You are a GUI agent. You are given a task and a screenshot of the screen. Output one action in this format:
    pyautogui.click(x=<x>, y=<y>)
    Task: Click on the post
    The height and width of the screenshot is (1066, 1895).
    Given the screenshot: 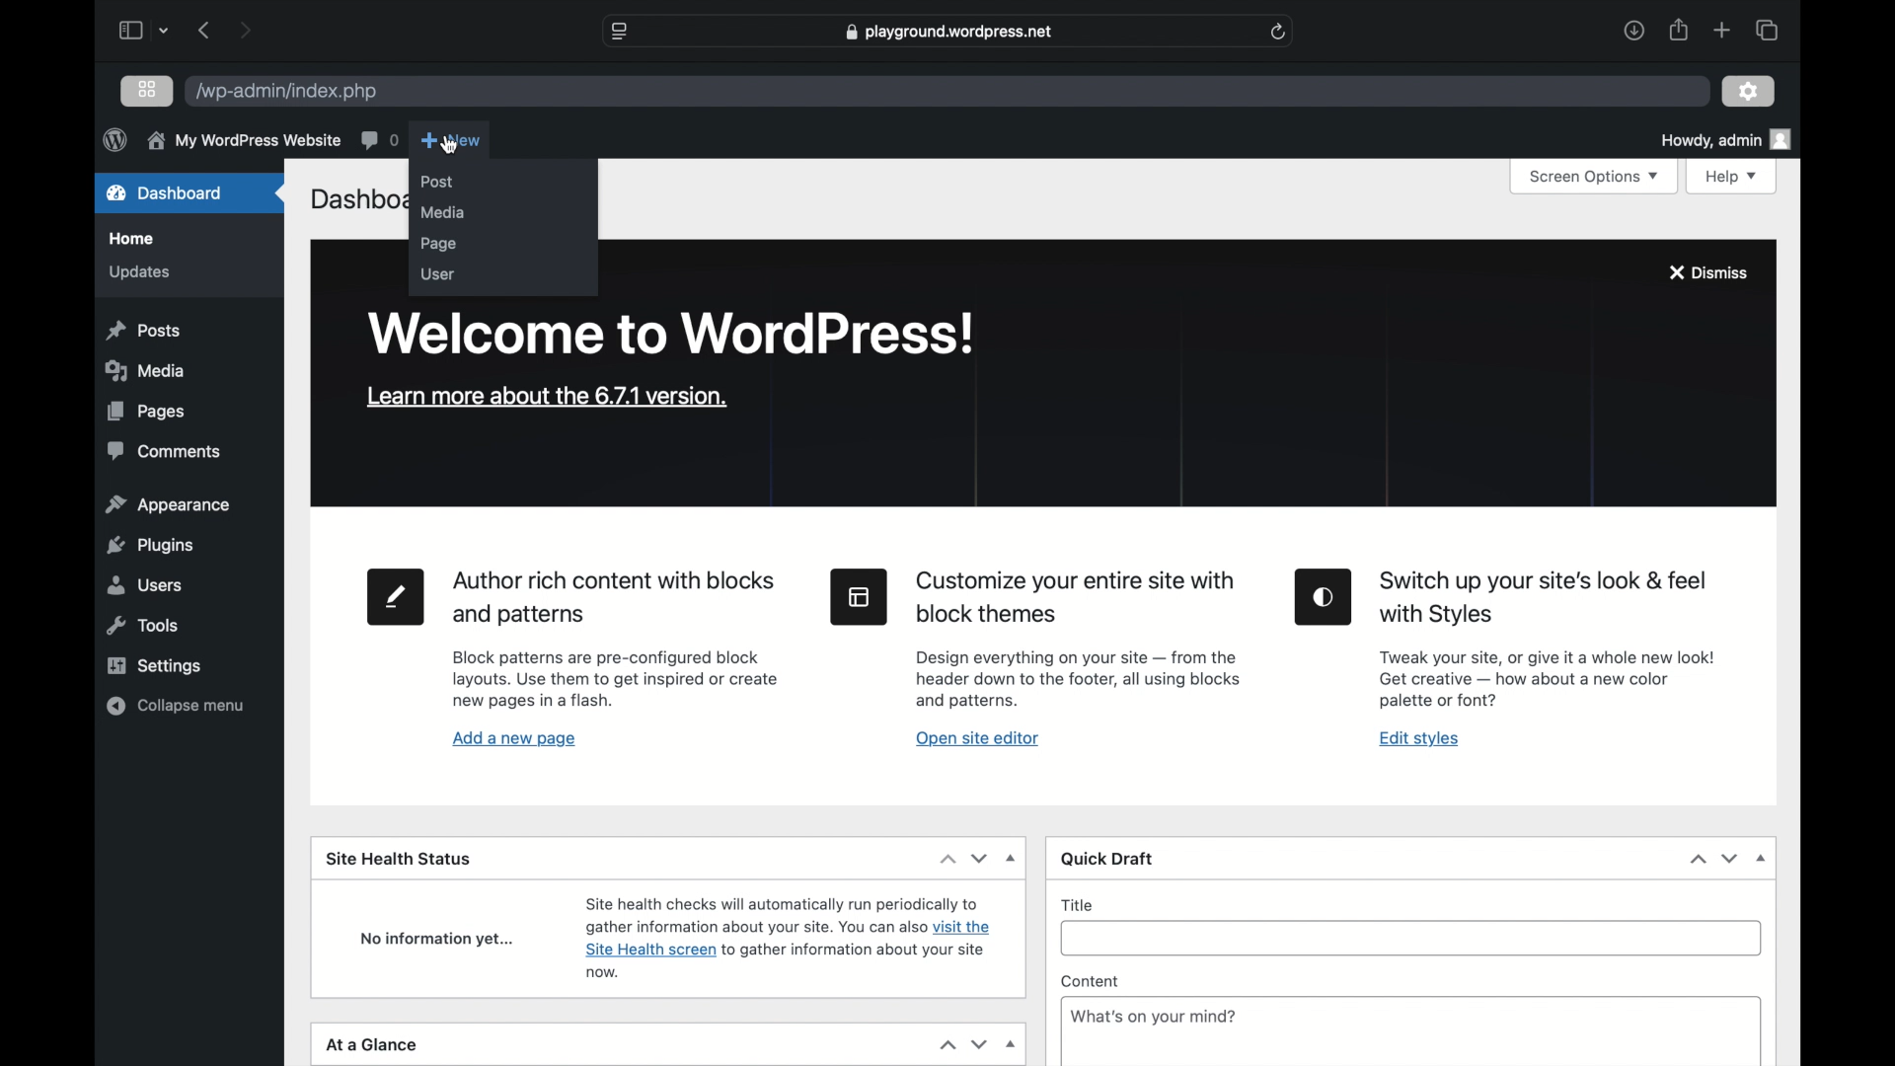 What is the action you would take?
    pyautogui.click(x=437, y=182)
    